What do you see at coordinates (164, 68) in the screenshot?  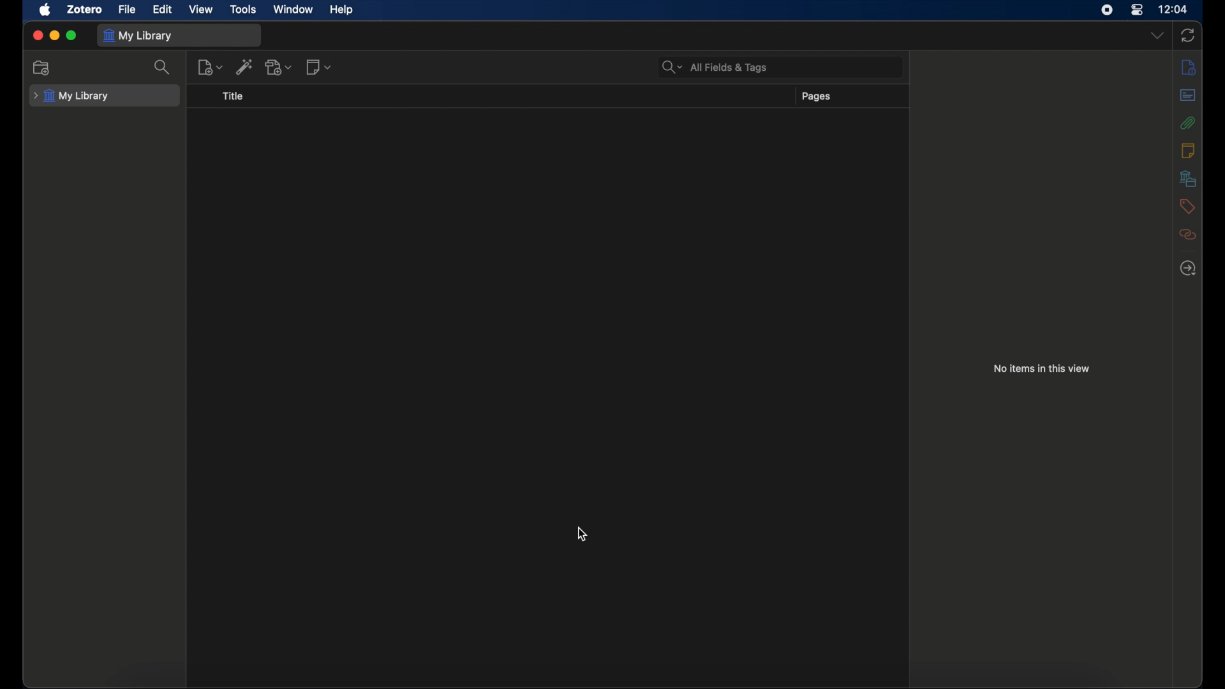 I see `search ` at bounding box center [164, 68].